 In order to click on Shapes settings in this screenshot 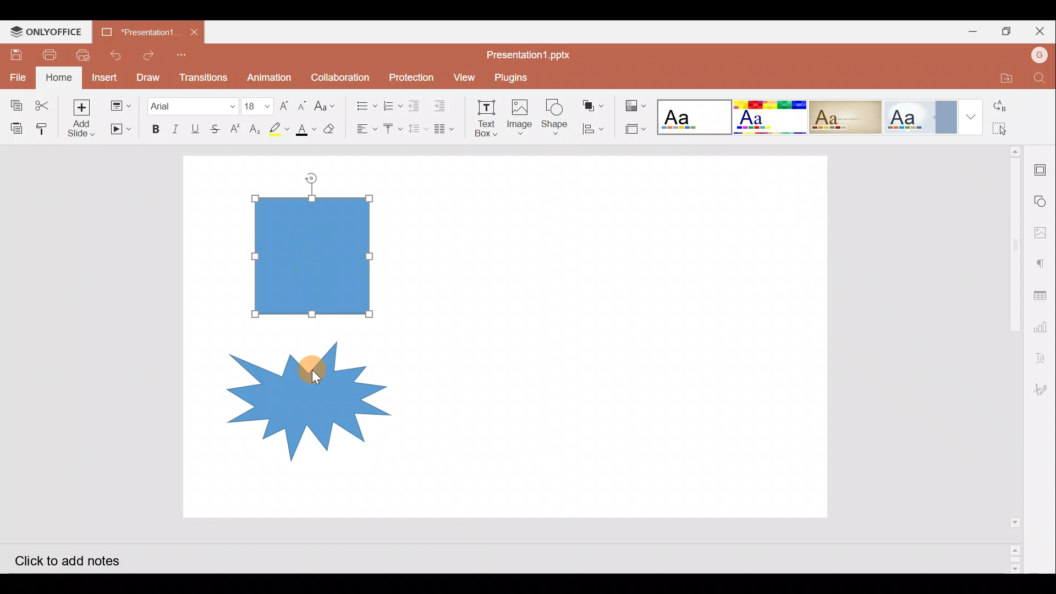, I will do `click(1042, 199)`.